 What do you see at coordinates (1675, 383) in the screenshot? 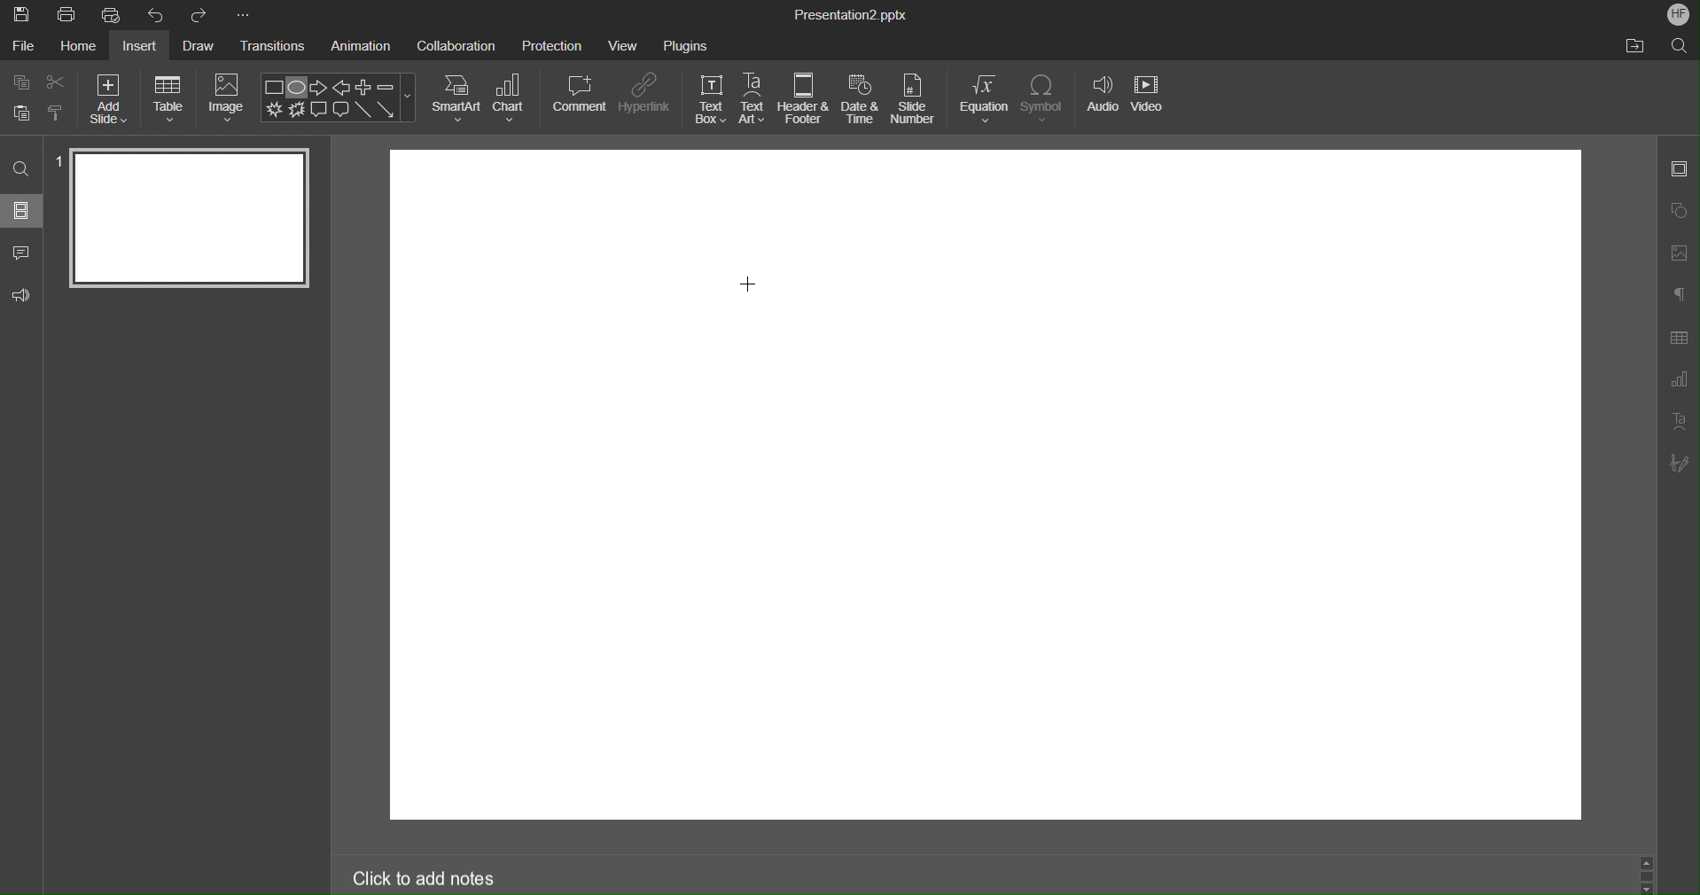
I see `Graph Settings` at bounding box center [1675, 383].